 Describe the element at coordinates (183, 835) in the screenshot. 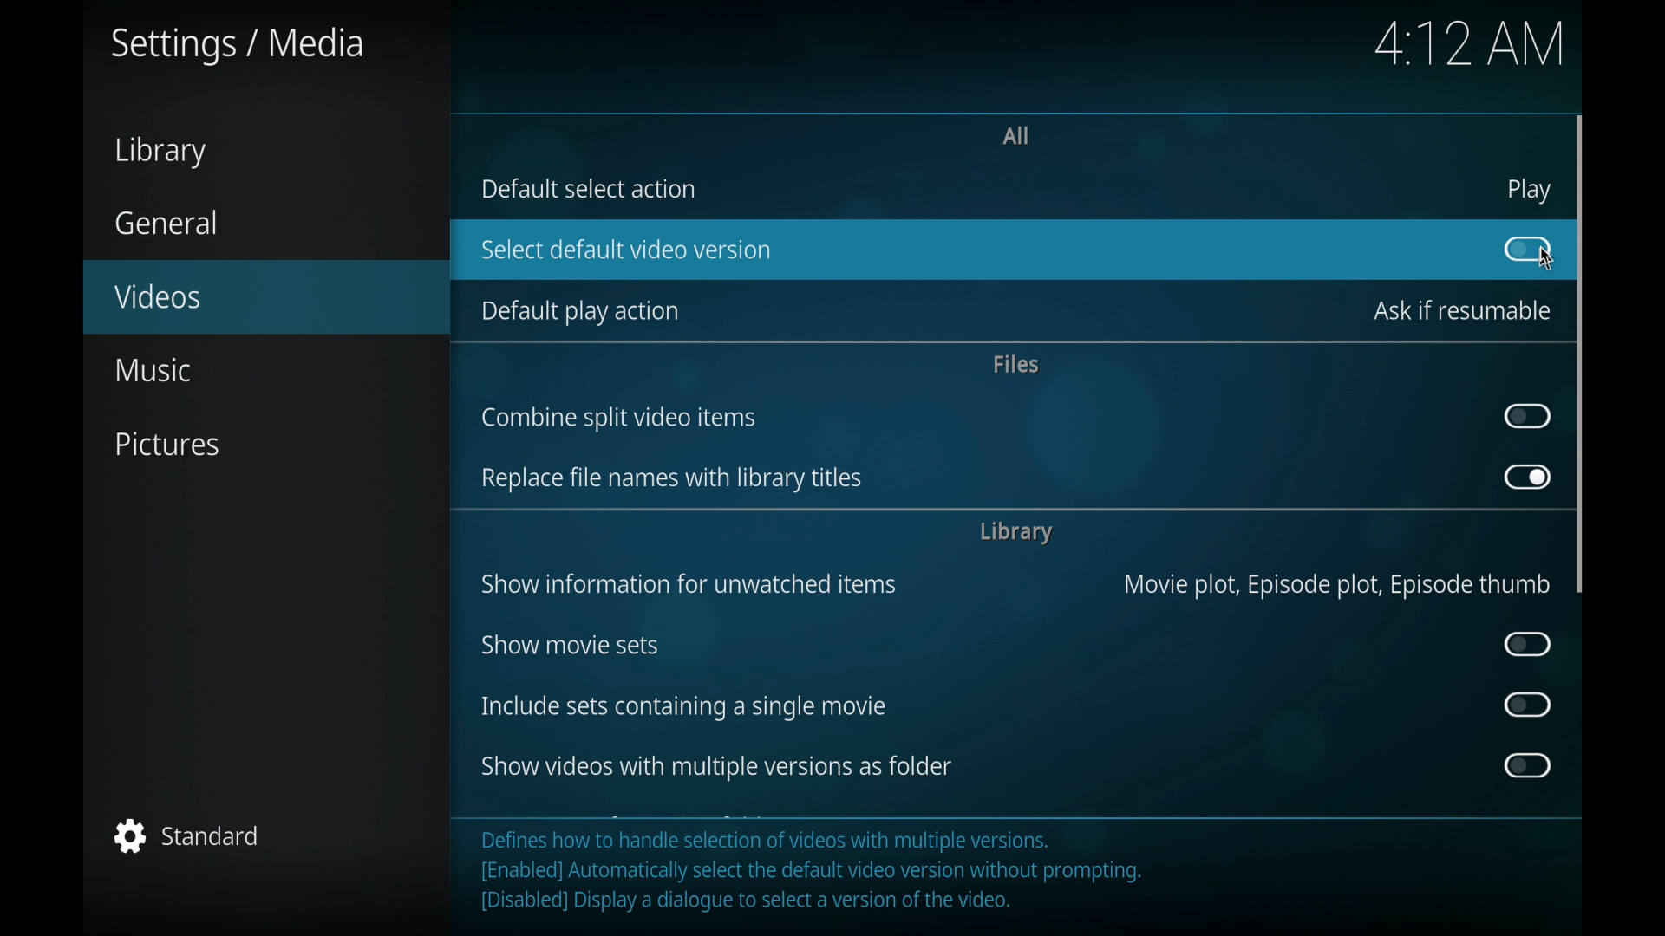

I see `standard` at that location.